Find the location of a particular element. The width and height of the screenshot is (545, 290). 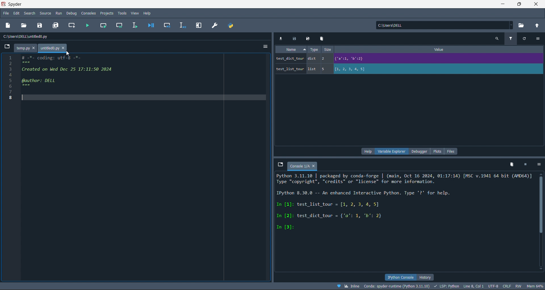

new file is located at coordinates (9, 26).